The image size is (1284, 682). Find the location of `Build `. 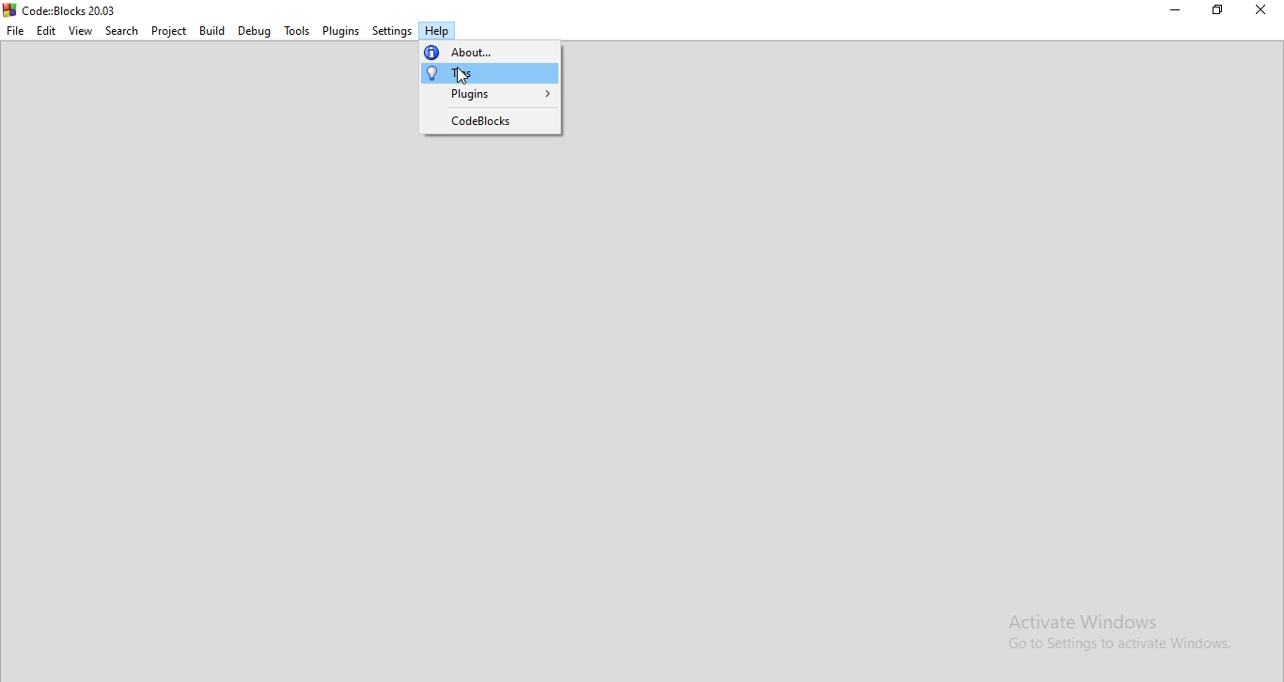

Build  is located at coordinates (211, 31).